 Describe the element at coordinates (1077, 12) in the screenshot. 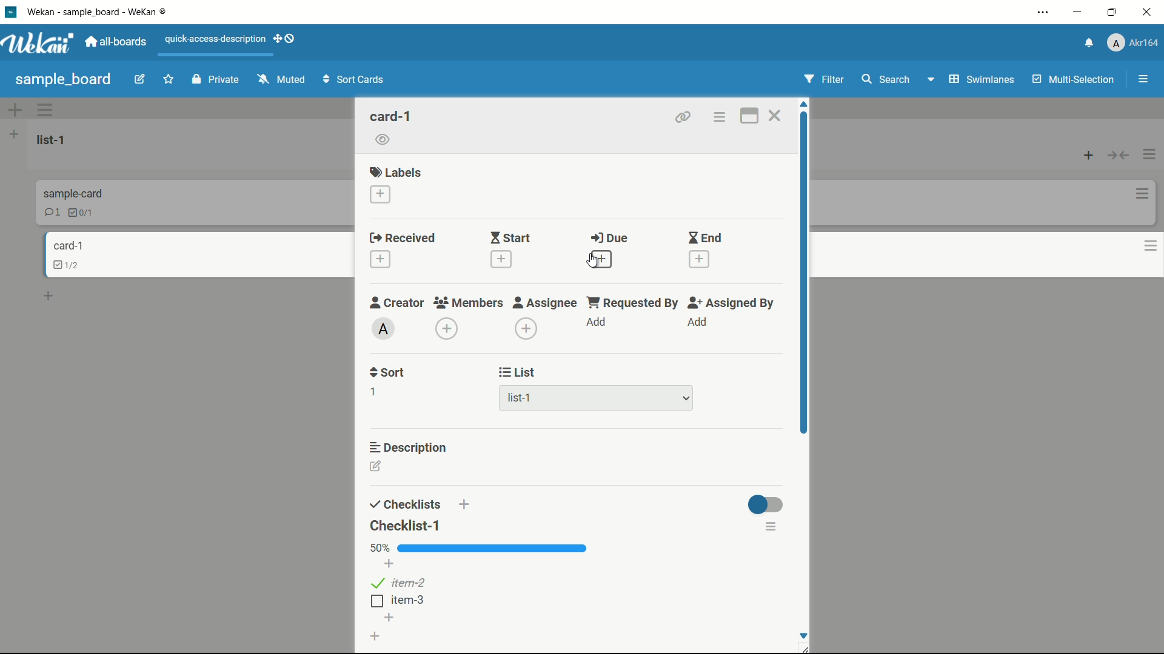

I see `minimize` at that location.